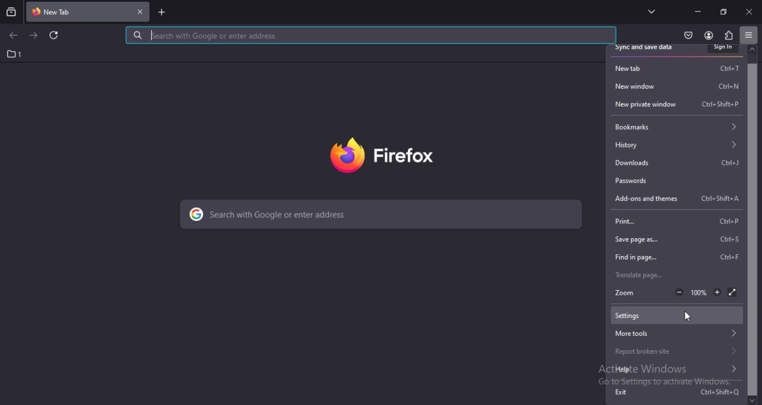 The image size is (762, 405). I want to click on new private window, so click(680, 104).